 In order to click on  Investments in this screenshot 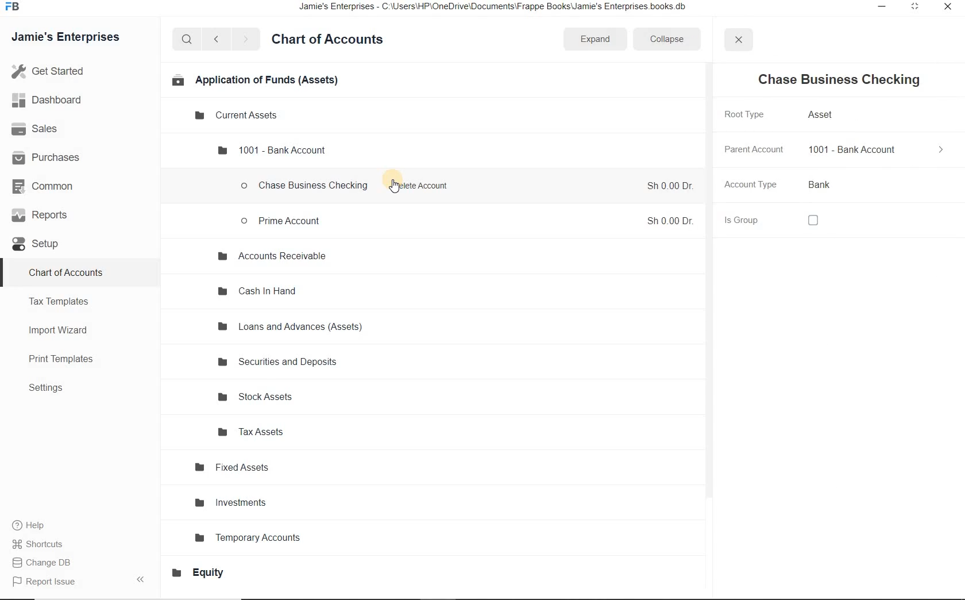, I will do `click(233, 503)`.